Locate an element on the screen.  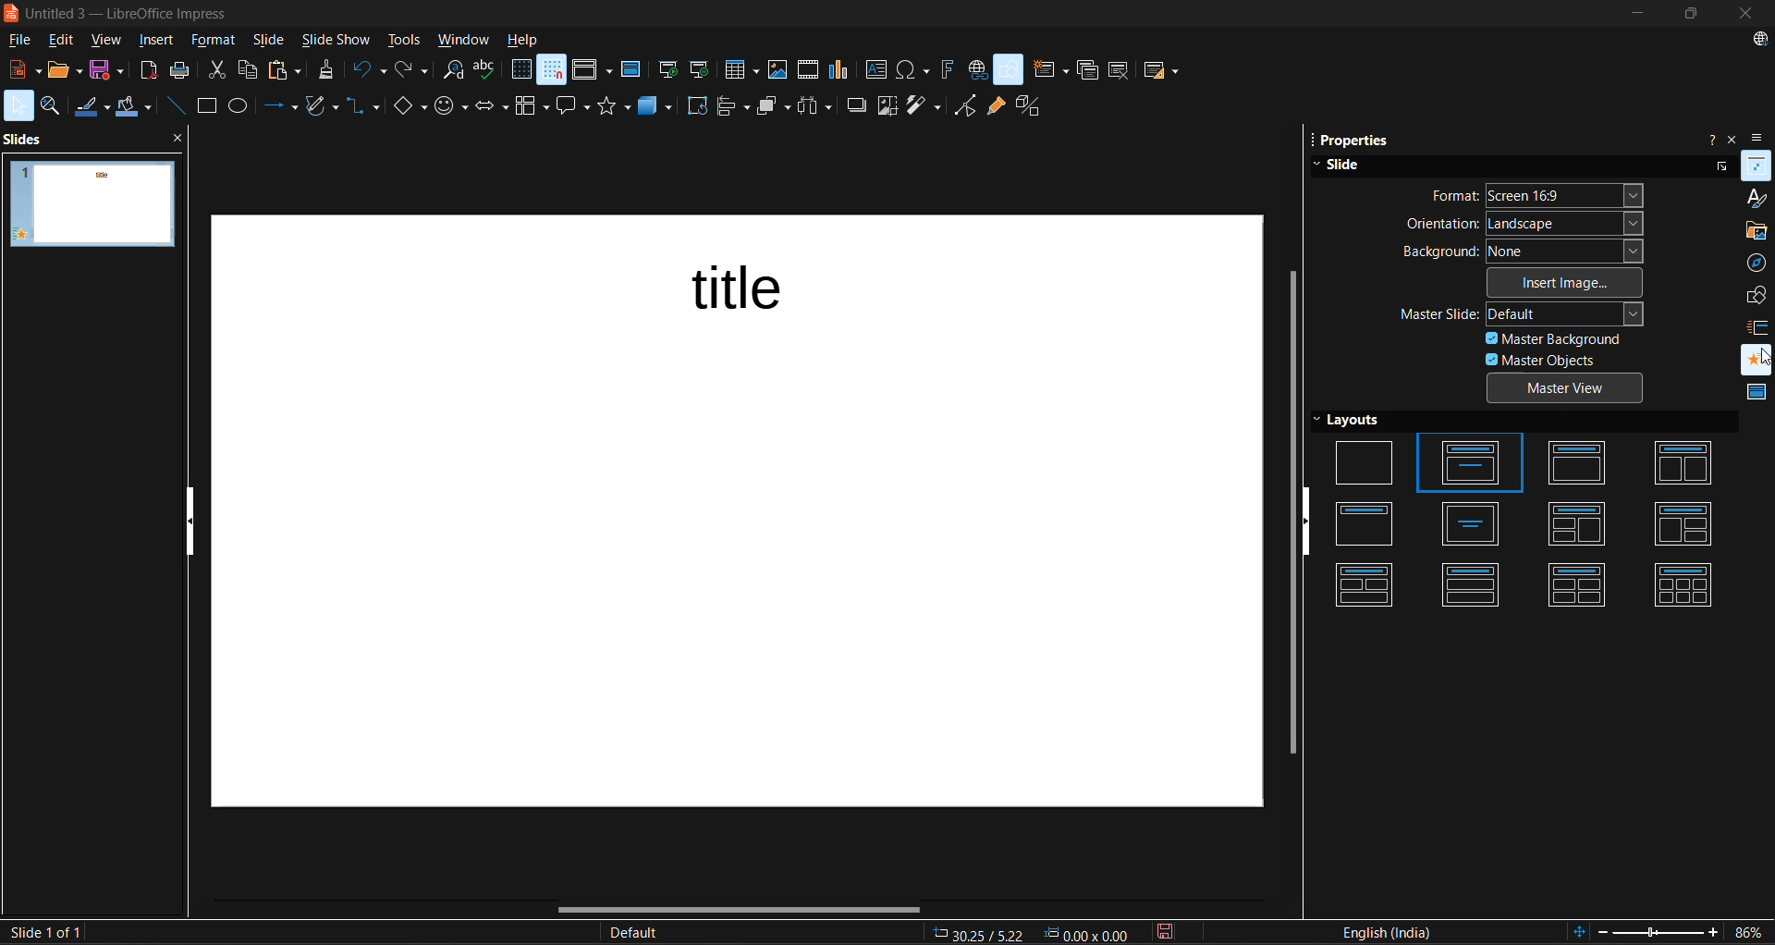
undo is located at coordinates (367, 71).